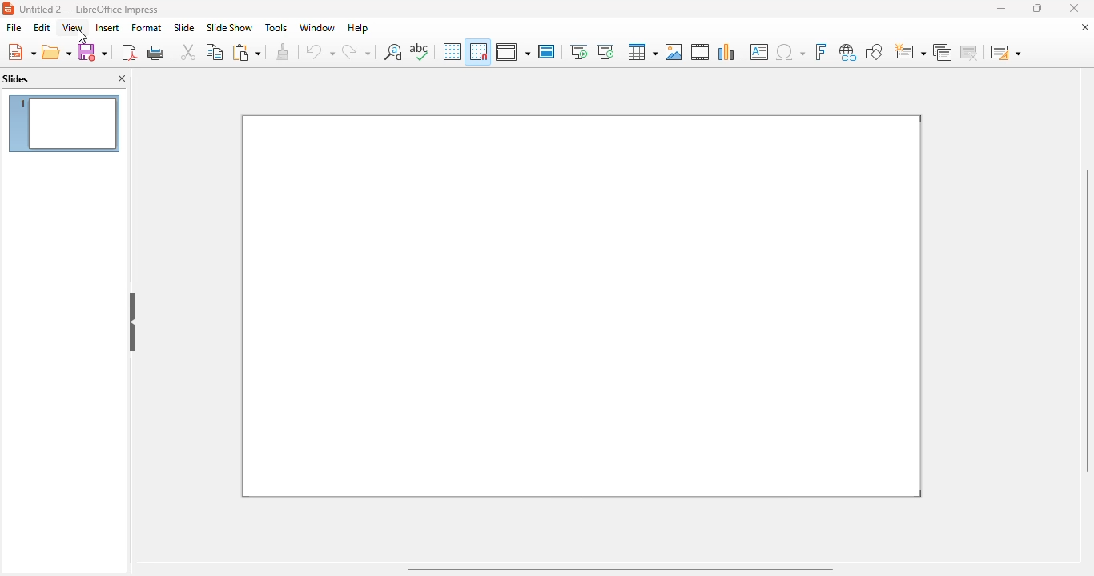 The image size is (1094, 576). What do you see at coordinates (1084, 320) in the screenshot?
I see `vertical scroll bar` at bounding box center [1084, 320].